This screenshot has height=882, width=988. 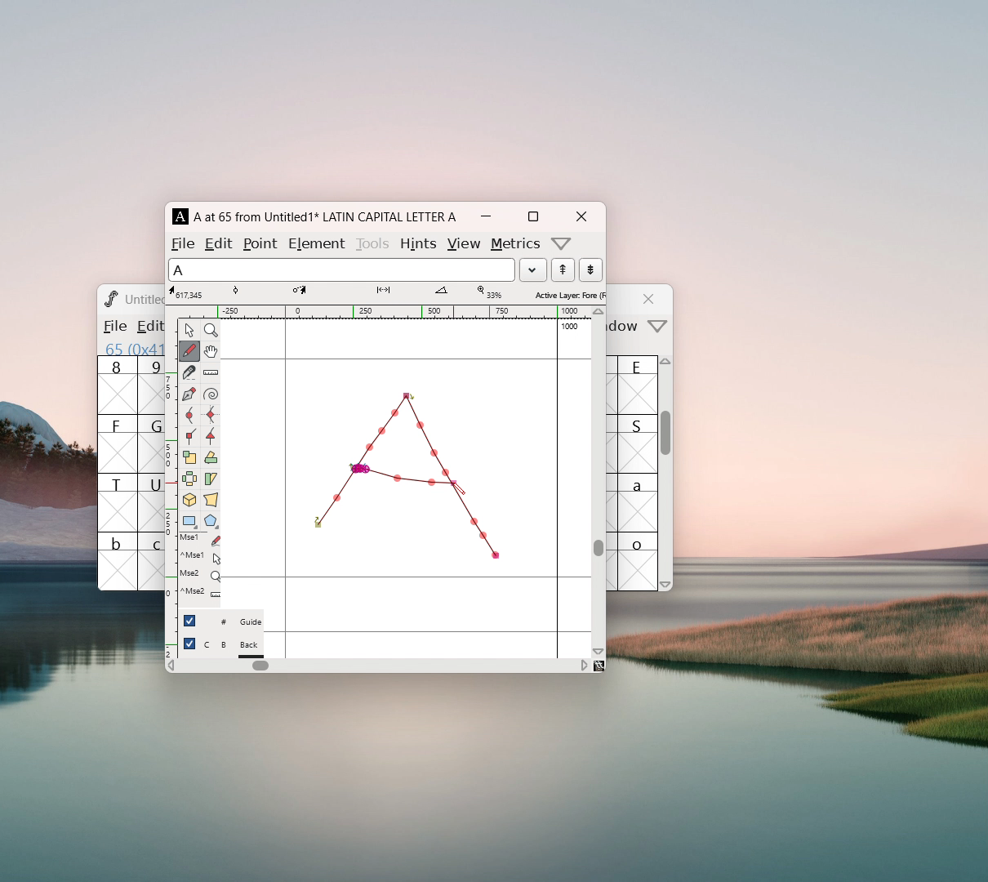 What do you see at coordinates (599, 651) in the screenshot?
I see `scroll down` at bounding box center [599, 651].